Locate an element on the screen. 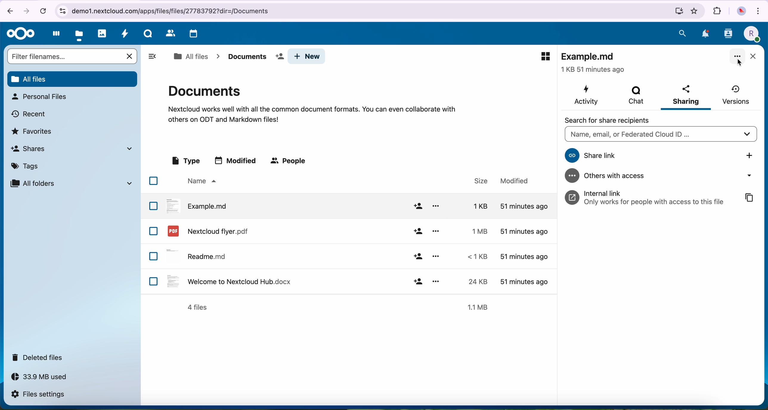  files settings is located at coordinates (39, 395).